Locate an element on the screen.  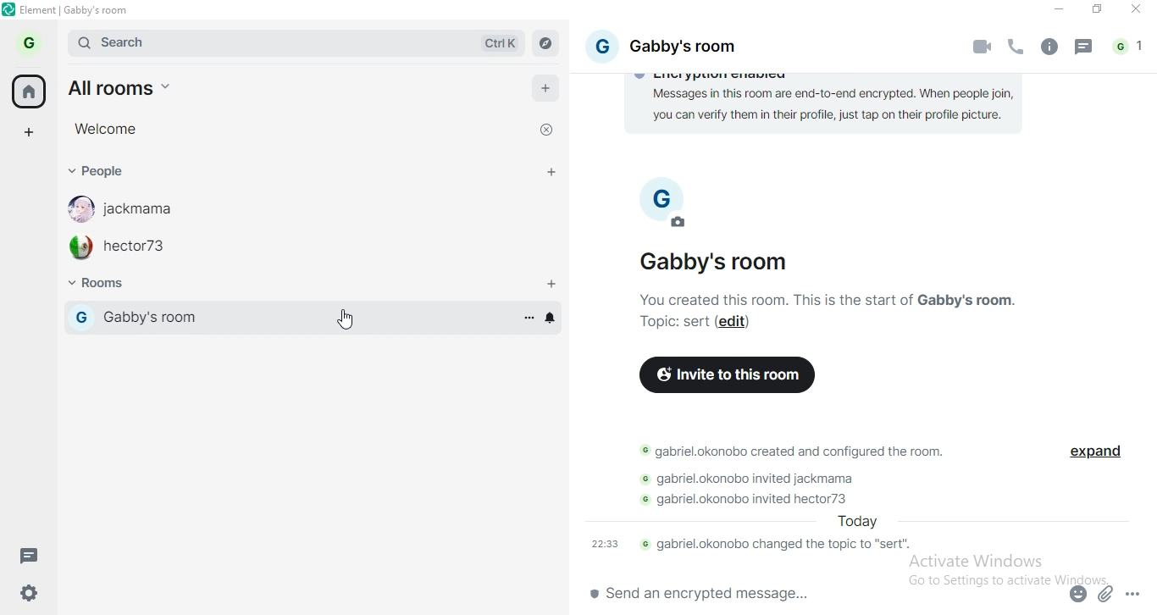
close is located at coordinates (544, 132).